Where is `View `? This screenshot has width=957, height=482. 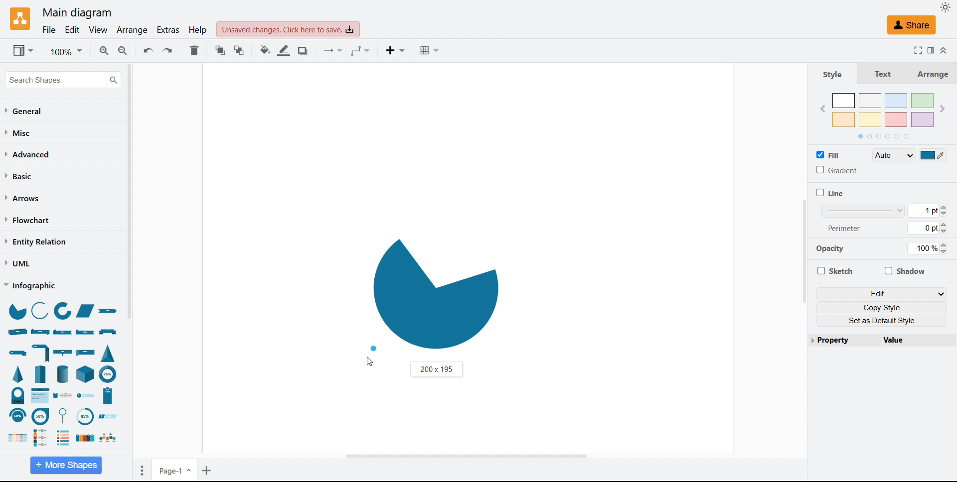 View  is located at coordinates (98, 30).